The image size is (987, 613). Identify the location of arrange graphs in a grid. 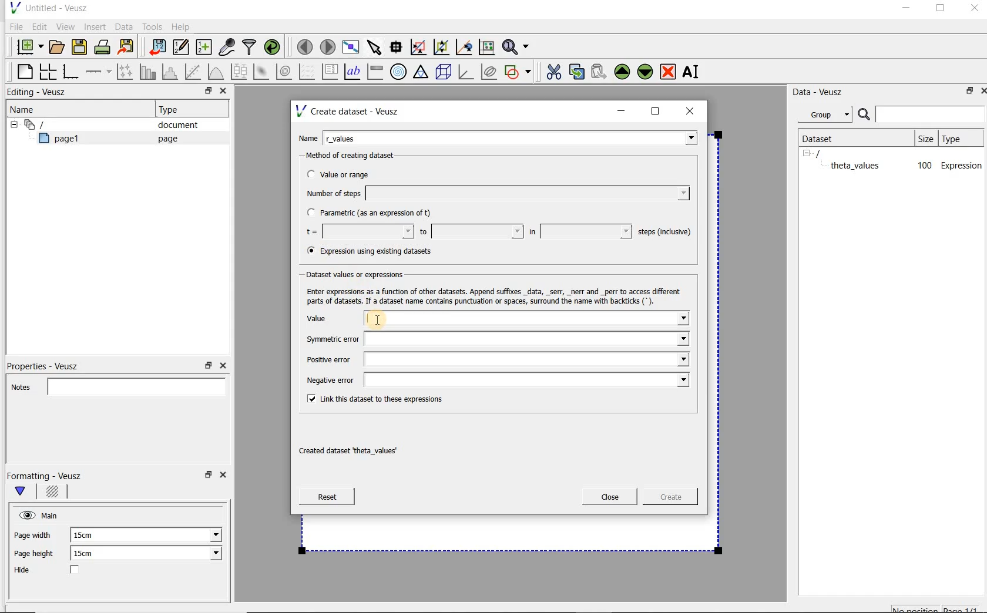
(47, 71).